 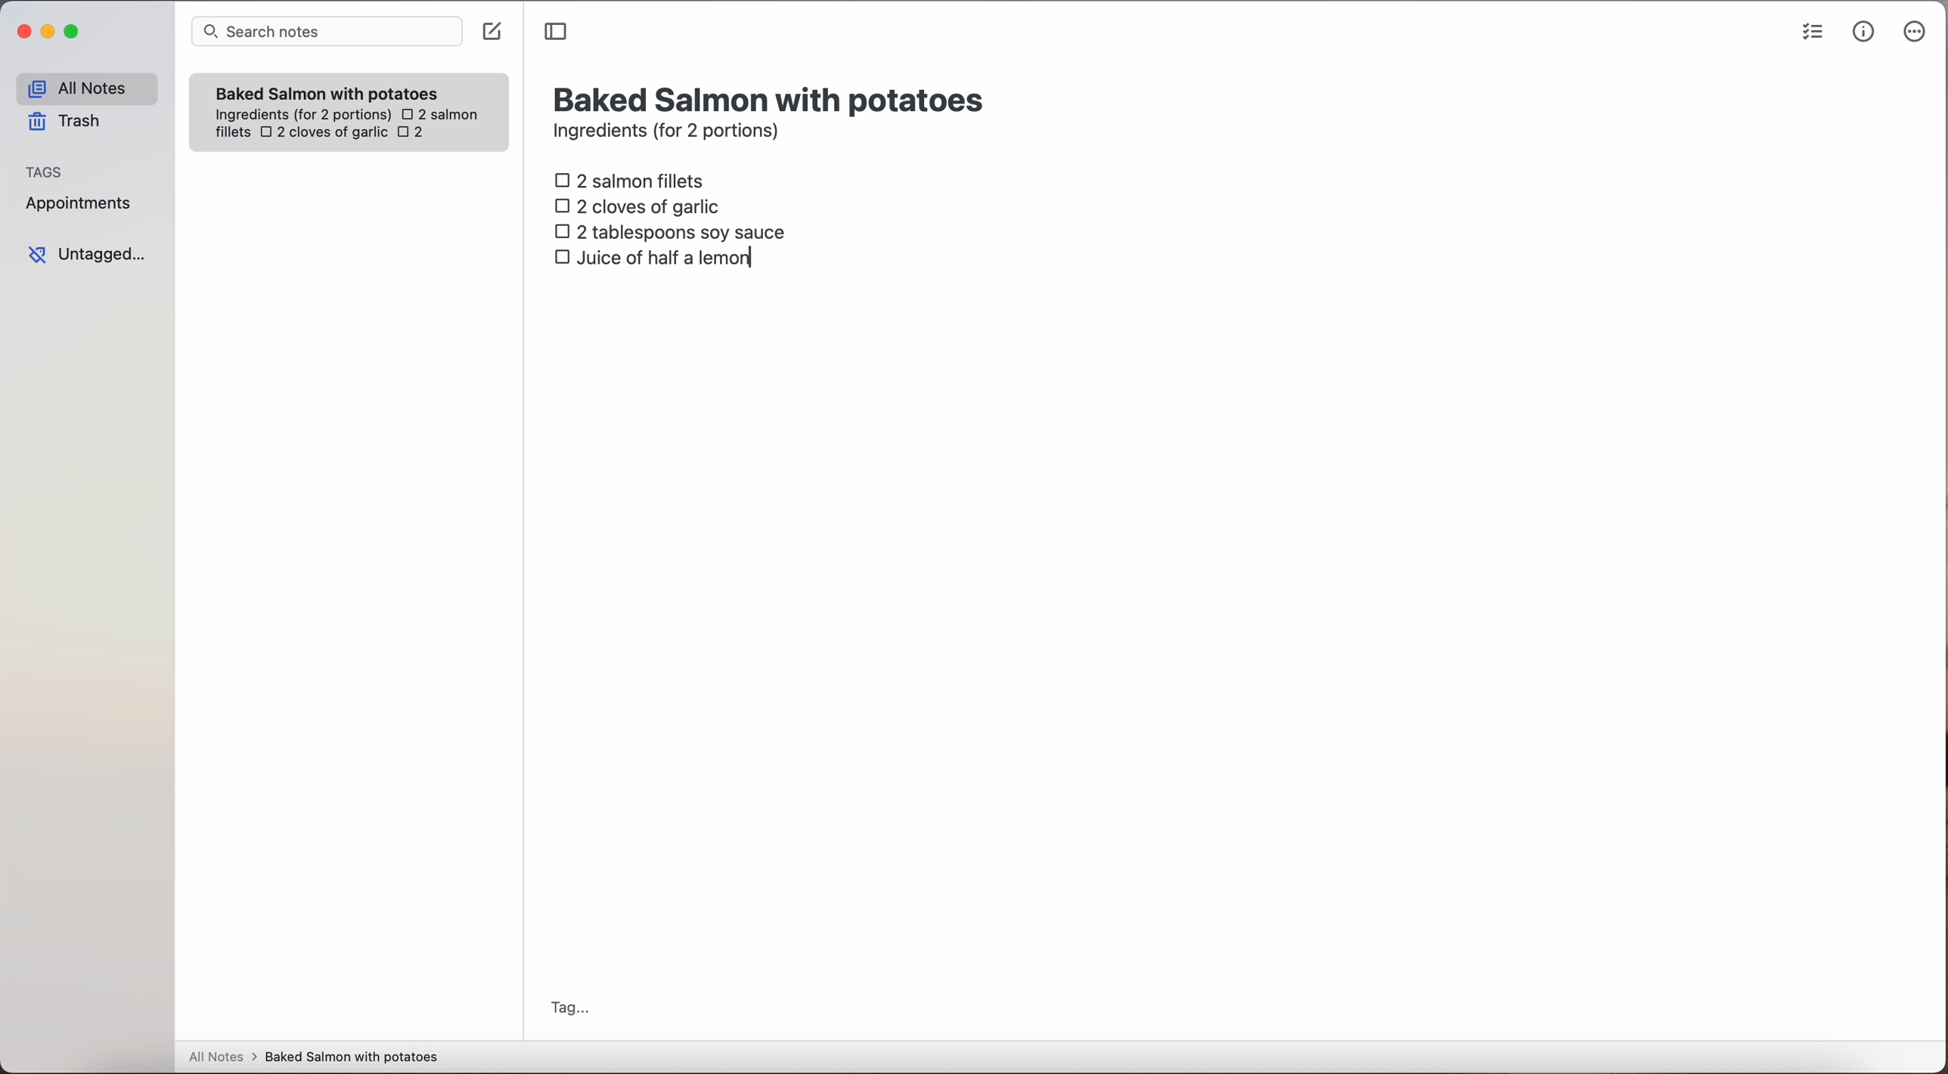 What do you see at coordinates (491, 32) in the screenshot?
I see `create note` at bounding box center [491, 32].